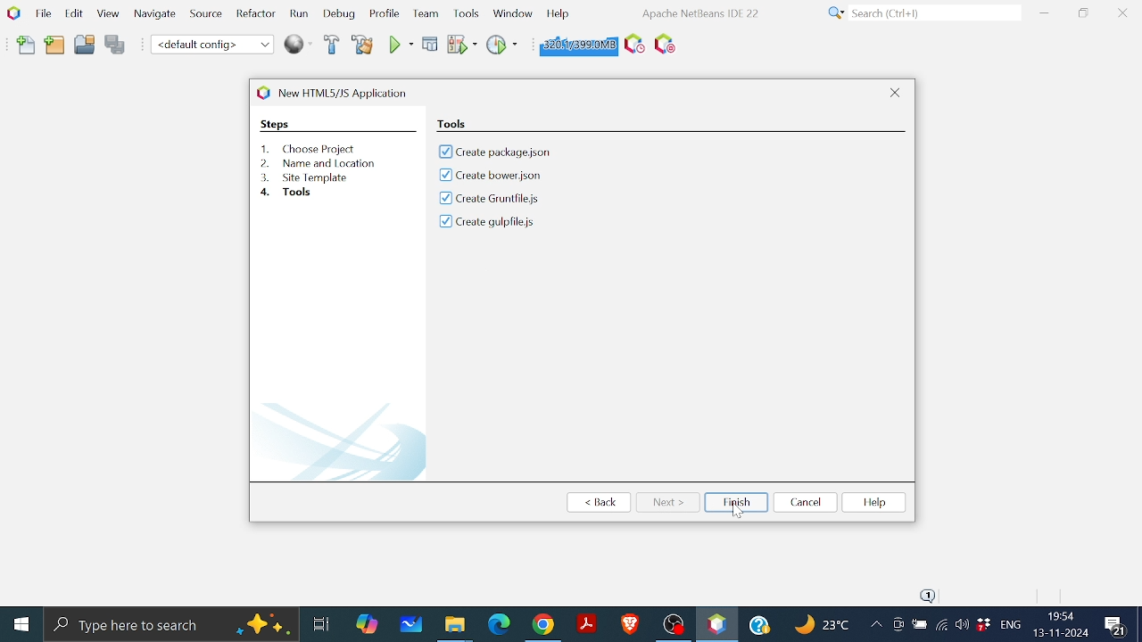 Image resolution: width=1142 pixels, height=642 pixels. What do you see at coordinates (668, 501) in the screenshot?
I see `Next` at bounding box center [668, 501].